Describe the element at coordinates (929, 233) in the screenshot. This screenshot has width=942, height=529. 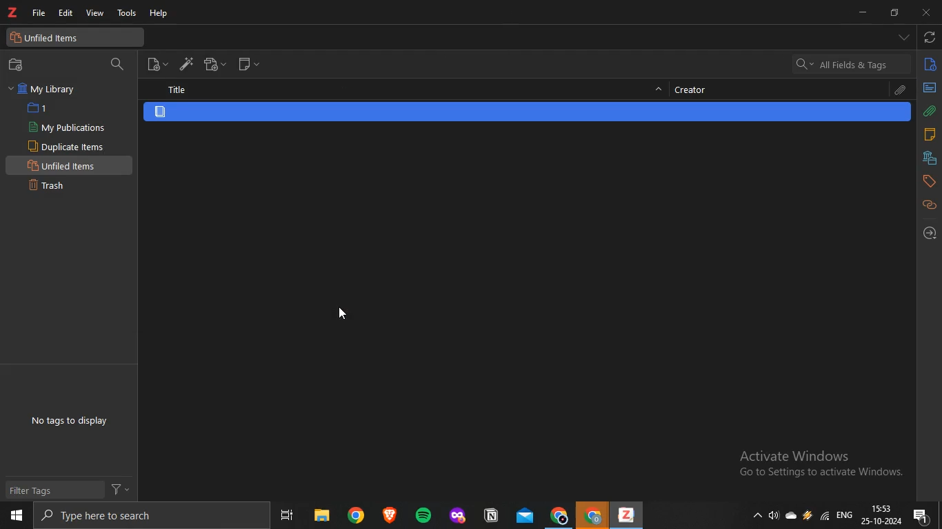
I see `locate` at that location.